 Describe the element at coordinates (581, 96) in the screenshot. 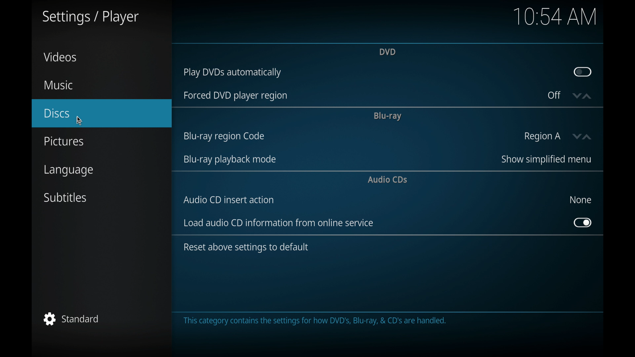

I see `stepper buttons` at that location.